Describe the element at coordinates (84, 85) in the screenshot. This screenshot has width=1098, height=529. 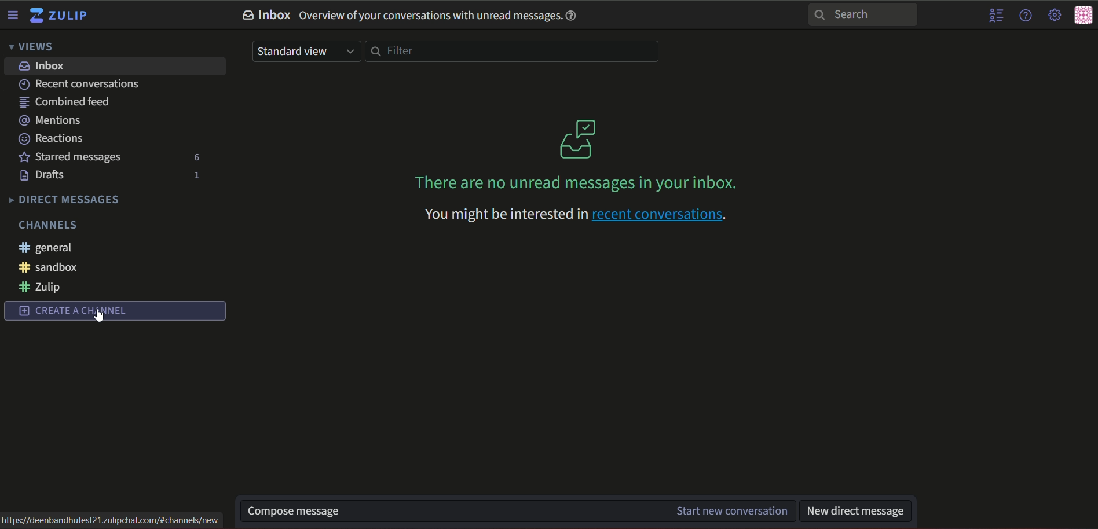
I see `recent conversations` at that location.